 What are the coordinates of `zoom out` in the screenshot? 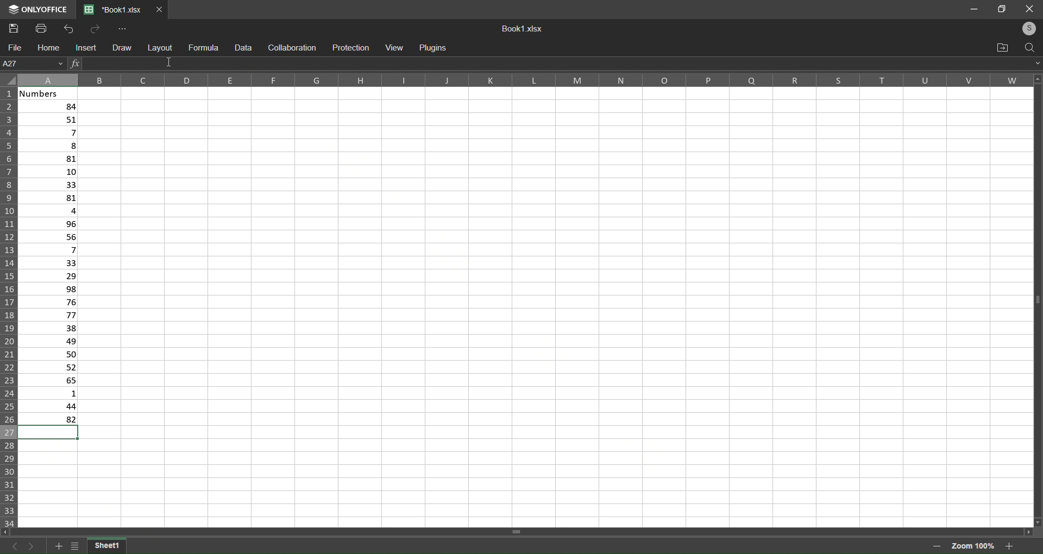 It's located at (933, 546).